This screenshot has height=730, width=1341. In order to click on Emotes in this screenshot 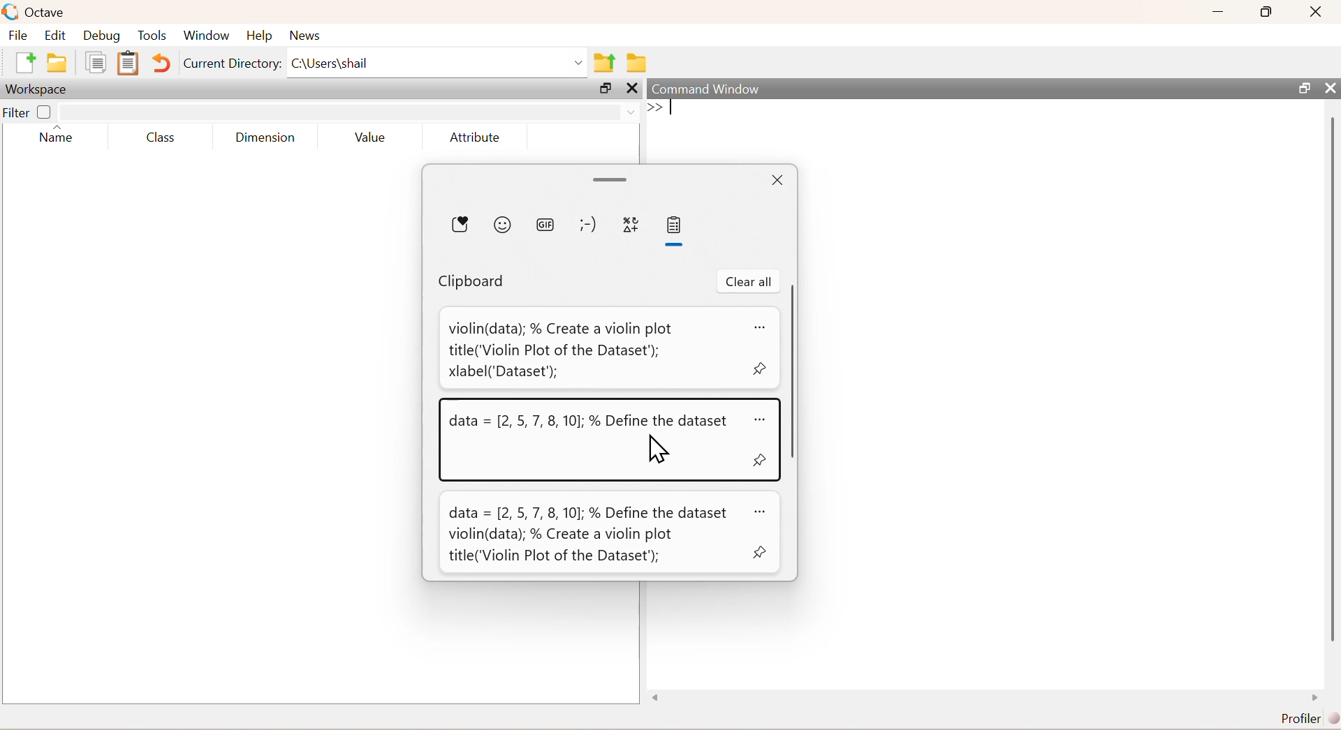, I will do `click(588, 225)`.